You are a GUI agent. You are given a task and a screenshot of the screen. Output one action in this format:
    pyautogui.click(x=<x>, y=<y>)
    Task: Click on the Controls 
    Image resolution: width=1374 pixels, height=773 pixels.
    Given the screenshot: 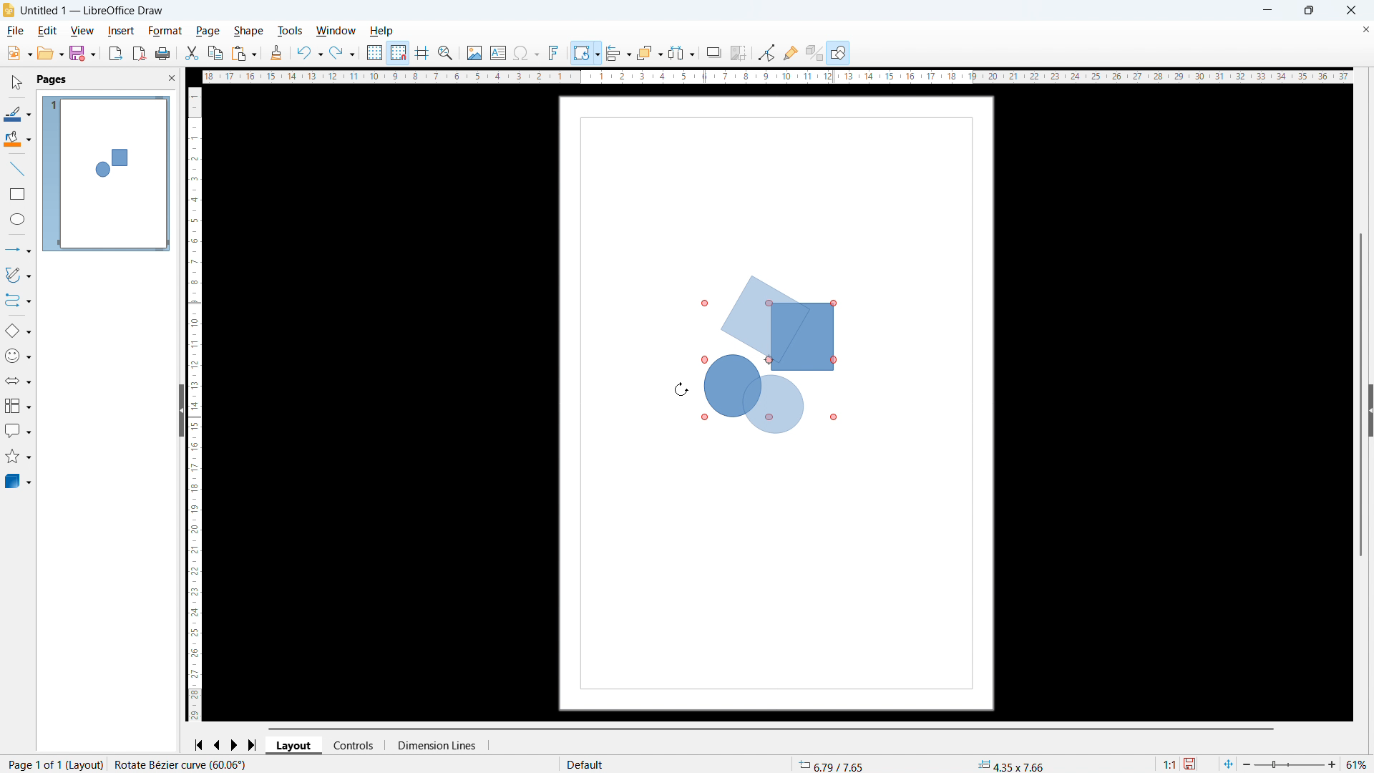 What is the action you would take?
    pyautogui.click(x=356, y=745)
    